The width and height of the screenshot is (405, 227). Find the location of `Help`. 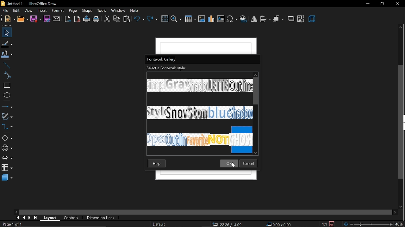

Help is located at coordinates (157, 164).